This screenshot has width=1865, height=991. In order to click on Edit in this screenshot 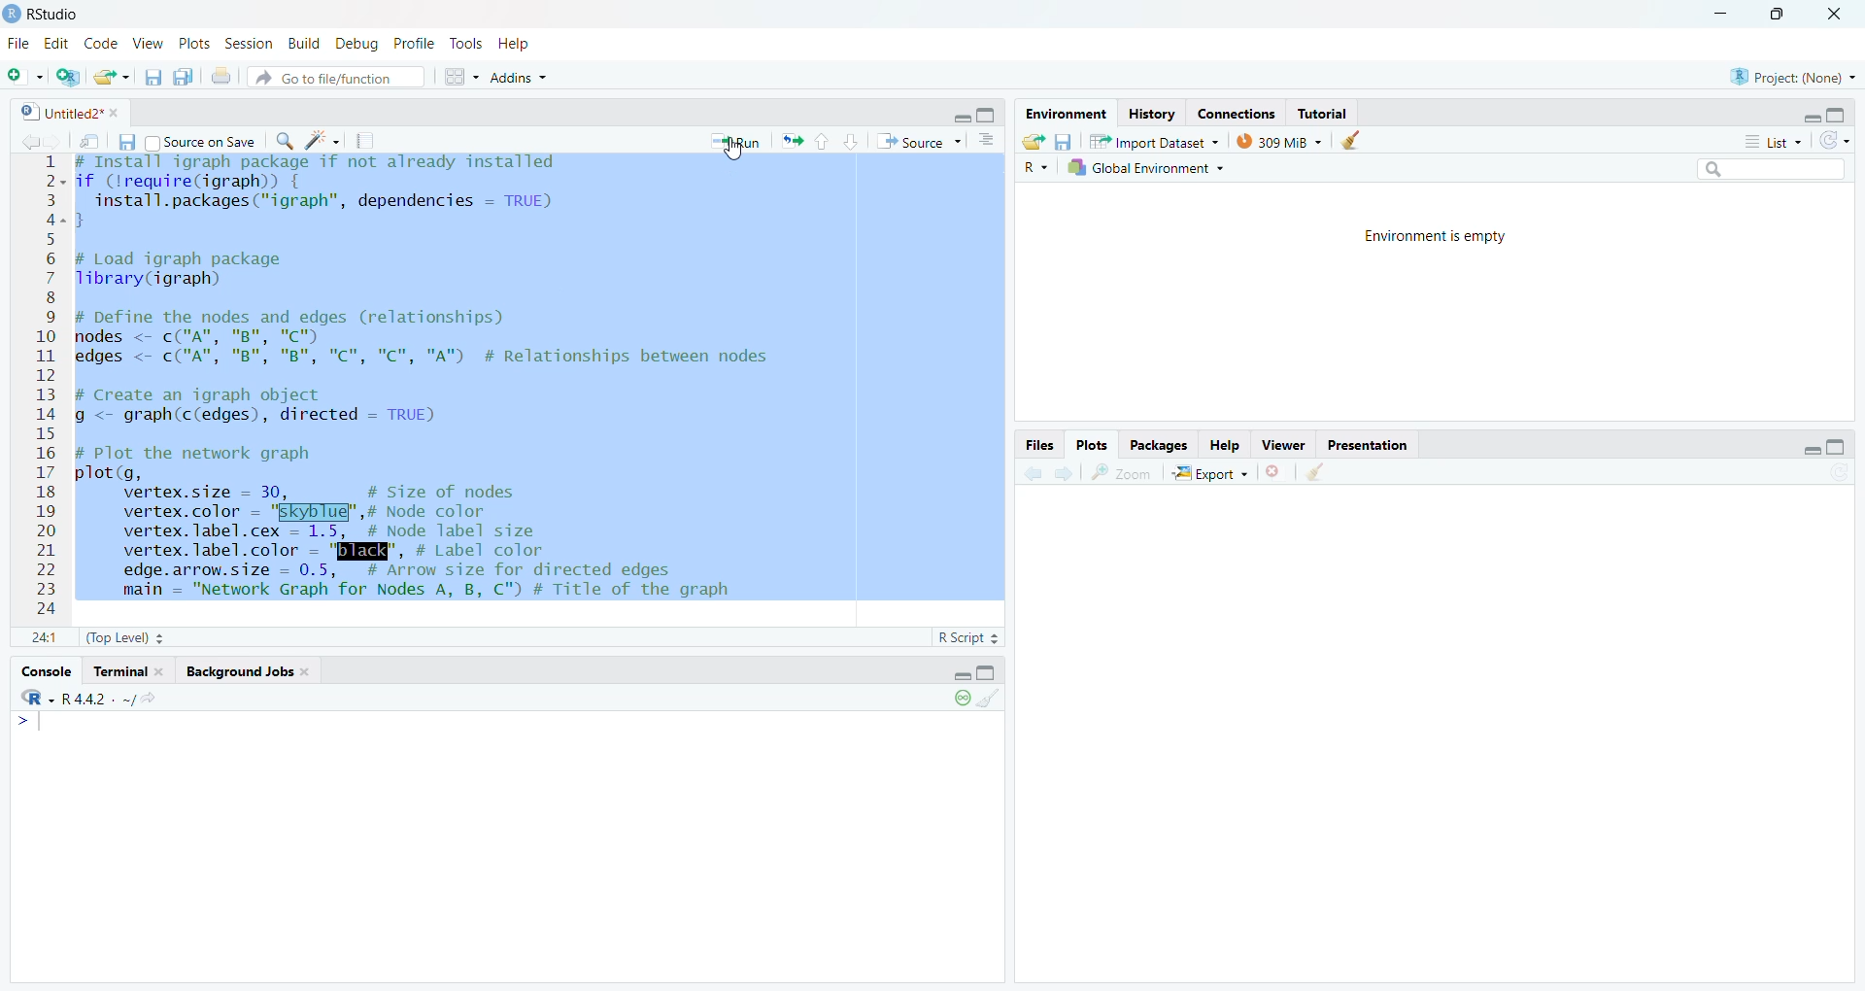, I will do `click(57, 46)`.